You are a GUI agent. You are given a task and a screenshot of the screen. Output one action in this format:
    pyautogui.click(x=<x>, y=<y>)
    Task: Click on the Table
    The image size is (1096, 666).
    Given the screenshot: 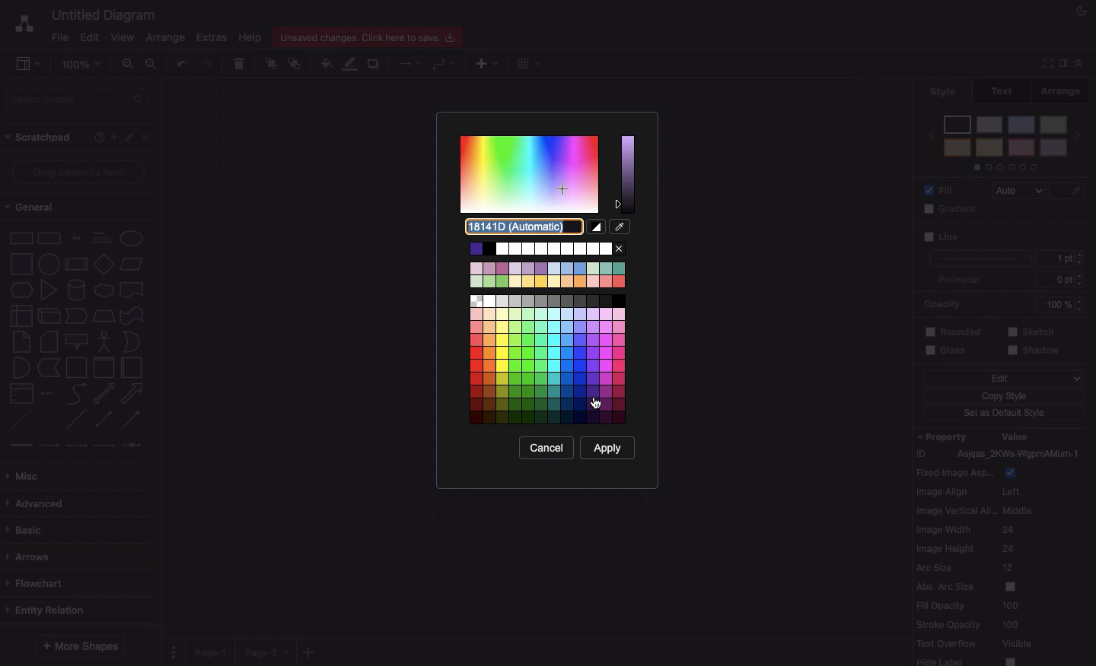 What is the action you would take?
    pyautogui.click(x=527, y=63)
    